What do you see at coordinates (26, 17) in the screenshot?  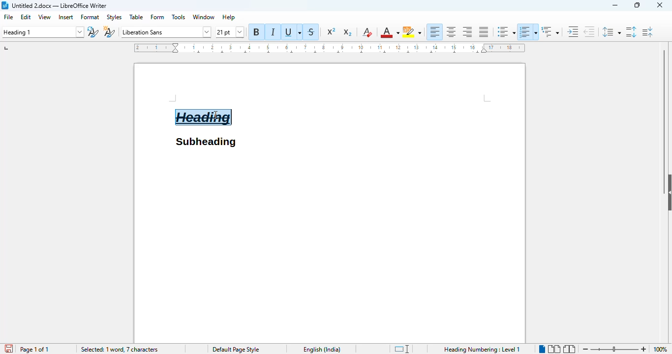 I see `edit` at bounding box center [26, 17].